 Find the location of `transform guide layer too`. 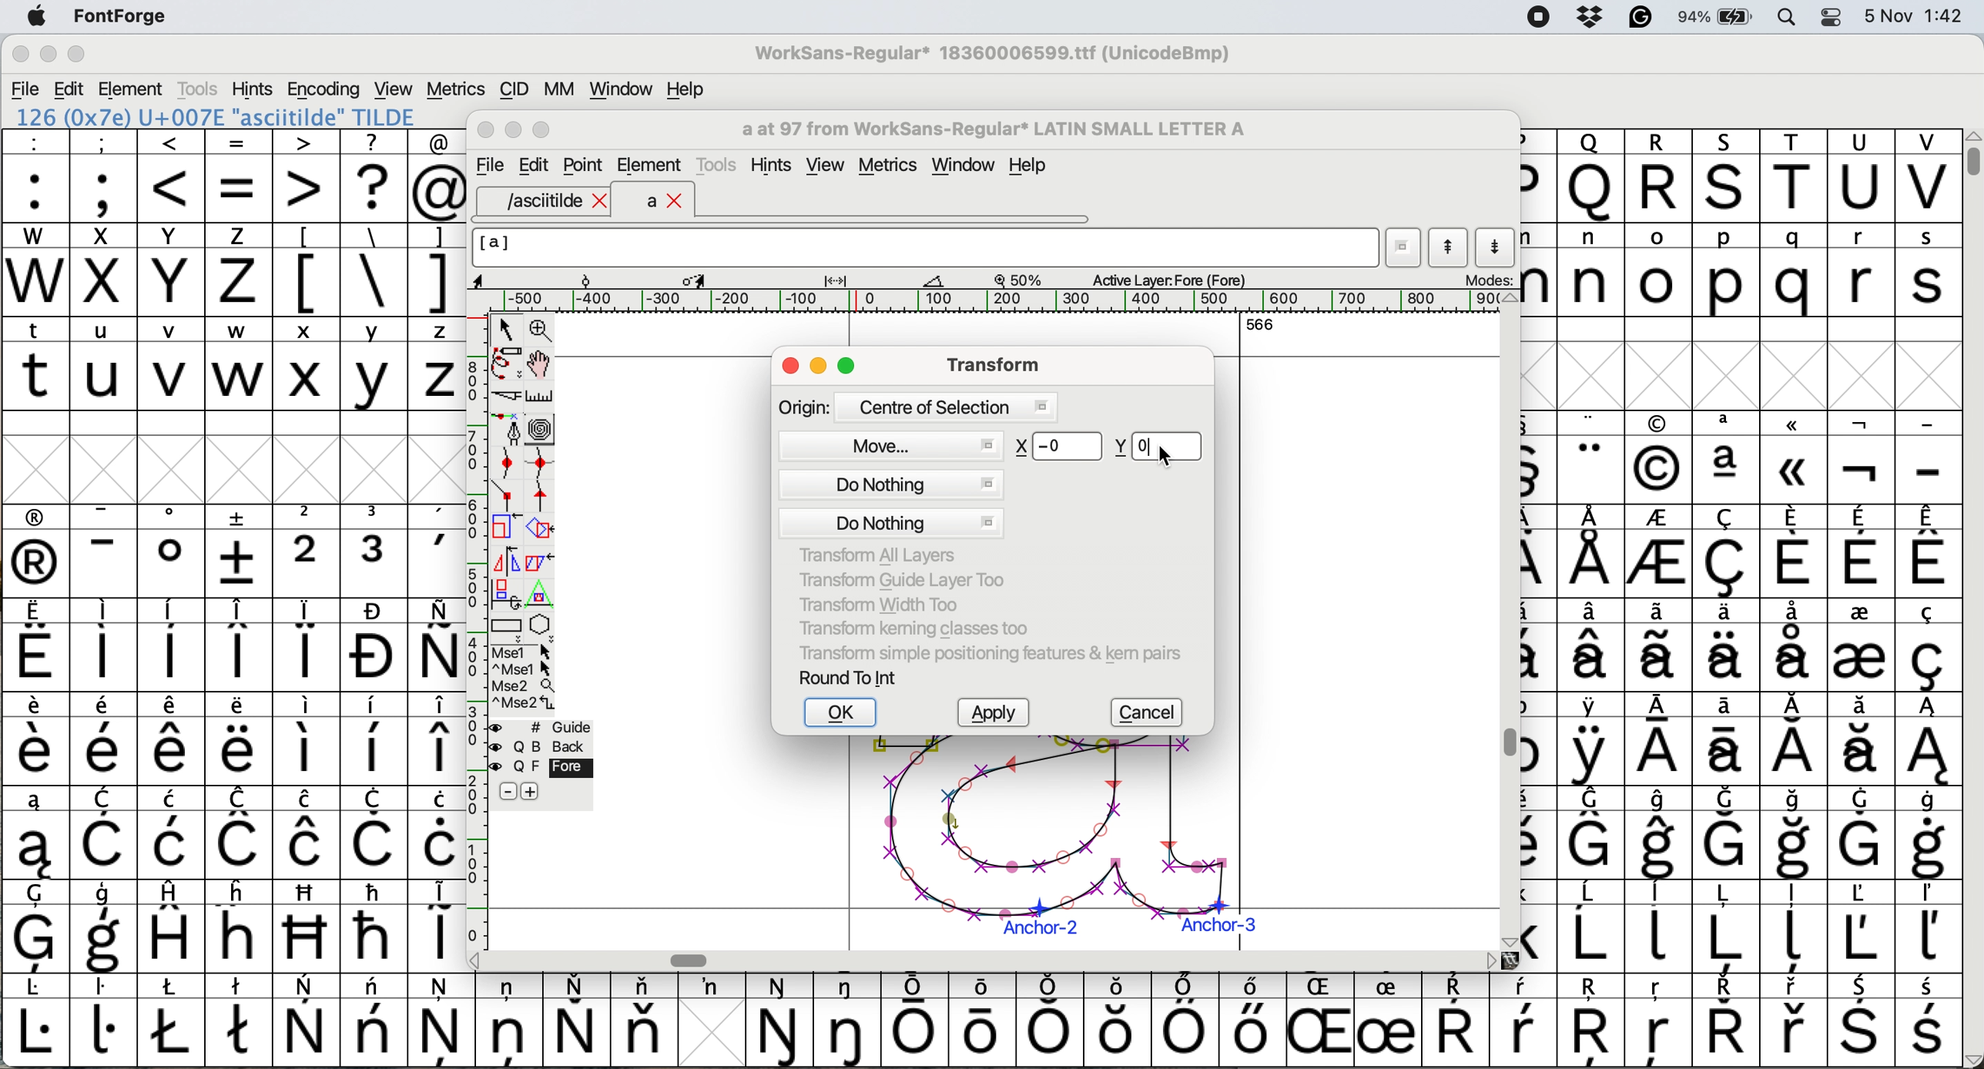

transform guide layer too is located at coordinates (896, 578).